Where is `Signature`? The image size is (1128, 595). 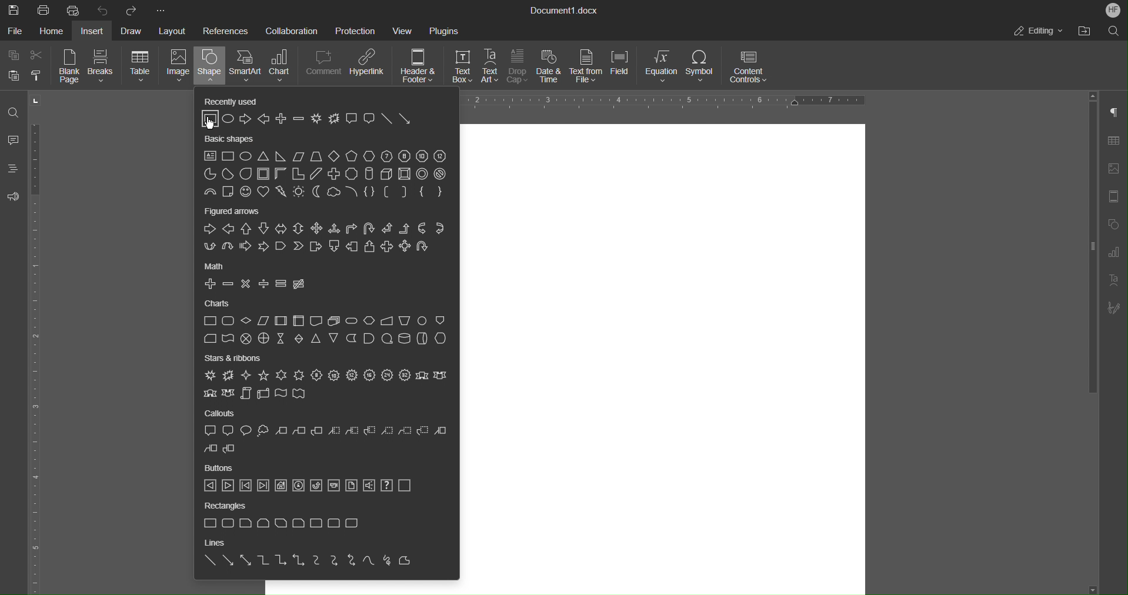
Signature is located at coordinates (1118, 308).